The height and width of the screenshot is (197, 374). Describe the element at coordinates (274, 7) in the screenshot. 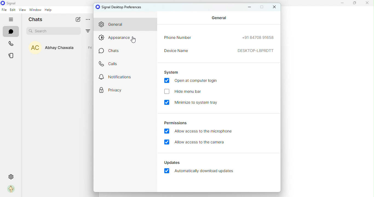

I see `close` at that location.